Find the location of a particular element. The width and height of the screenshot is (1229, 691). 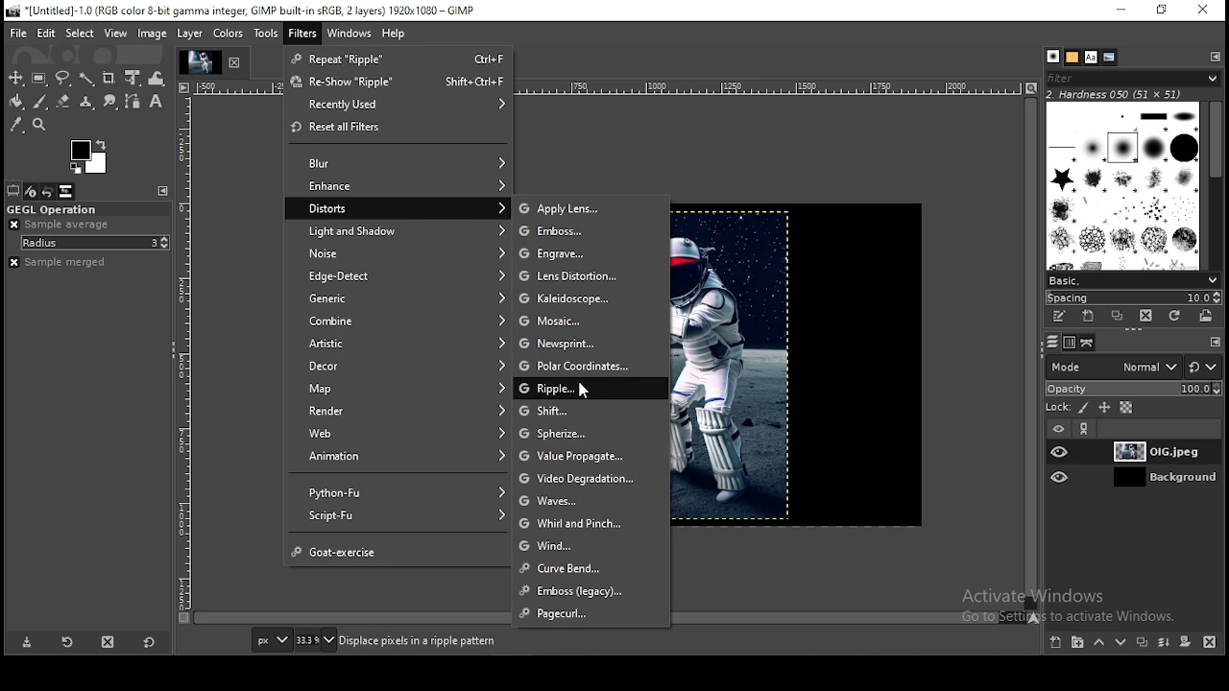

enhance is located at coordinates (407, 185).